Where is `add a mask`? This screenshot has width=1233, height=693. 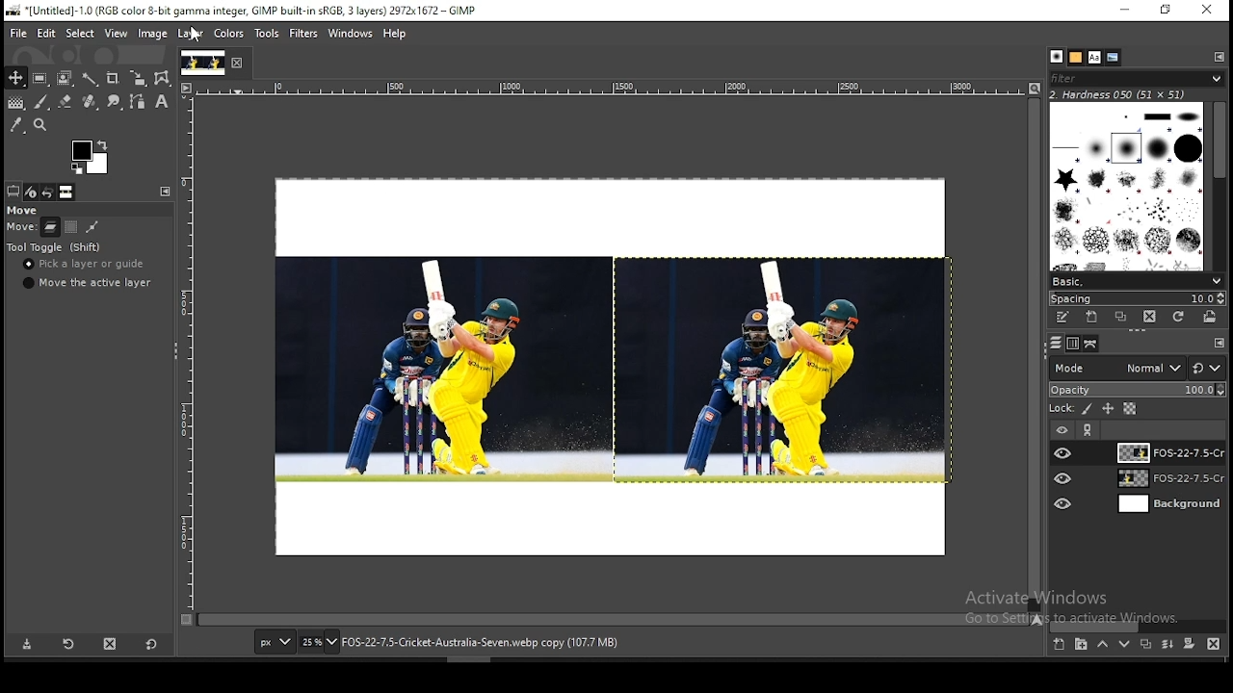
add a mask is located at coordinates (1187, 645).